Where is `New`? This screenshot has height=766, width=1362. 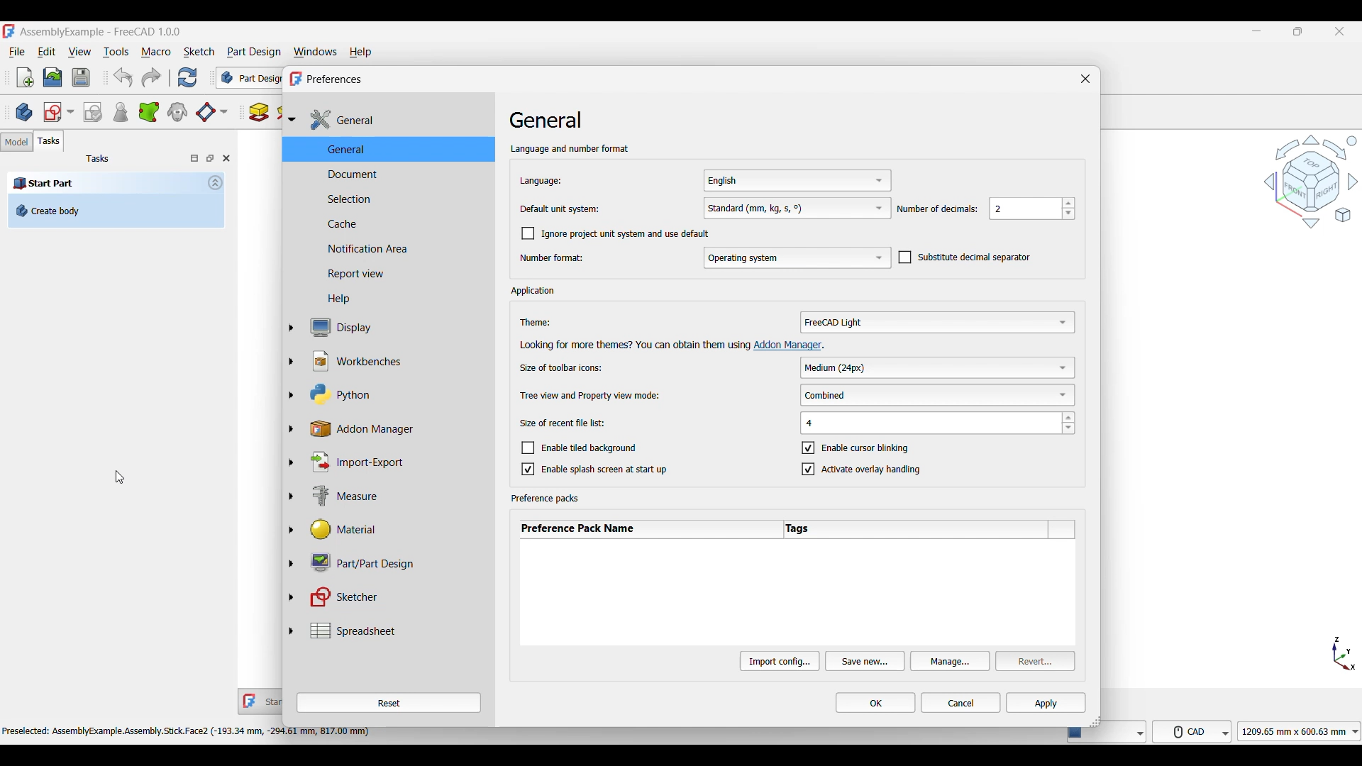 New is located at coordinates (25, 77).